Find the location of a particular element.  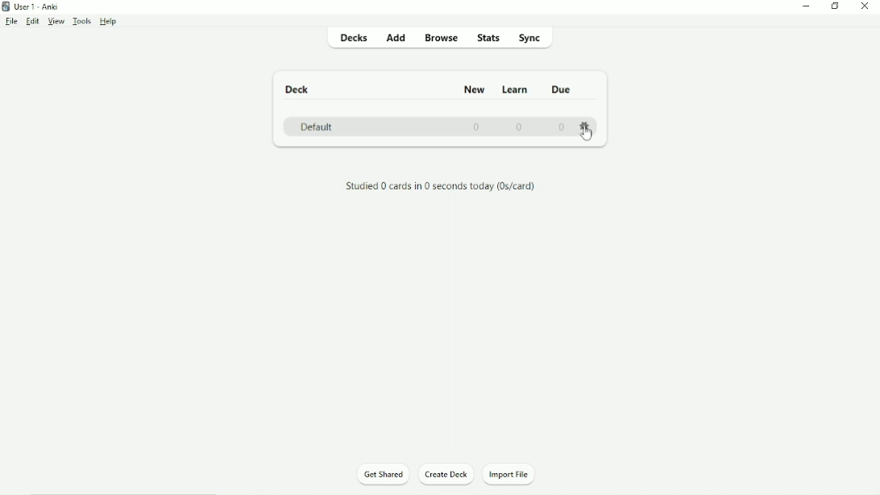

0 is located at coordinates (519, 127).